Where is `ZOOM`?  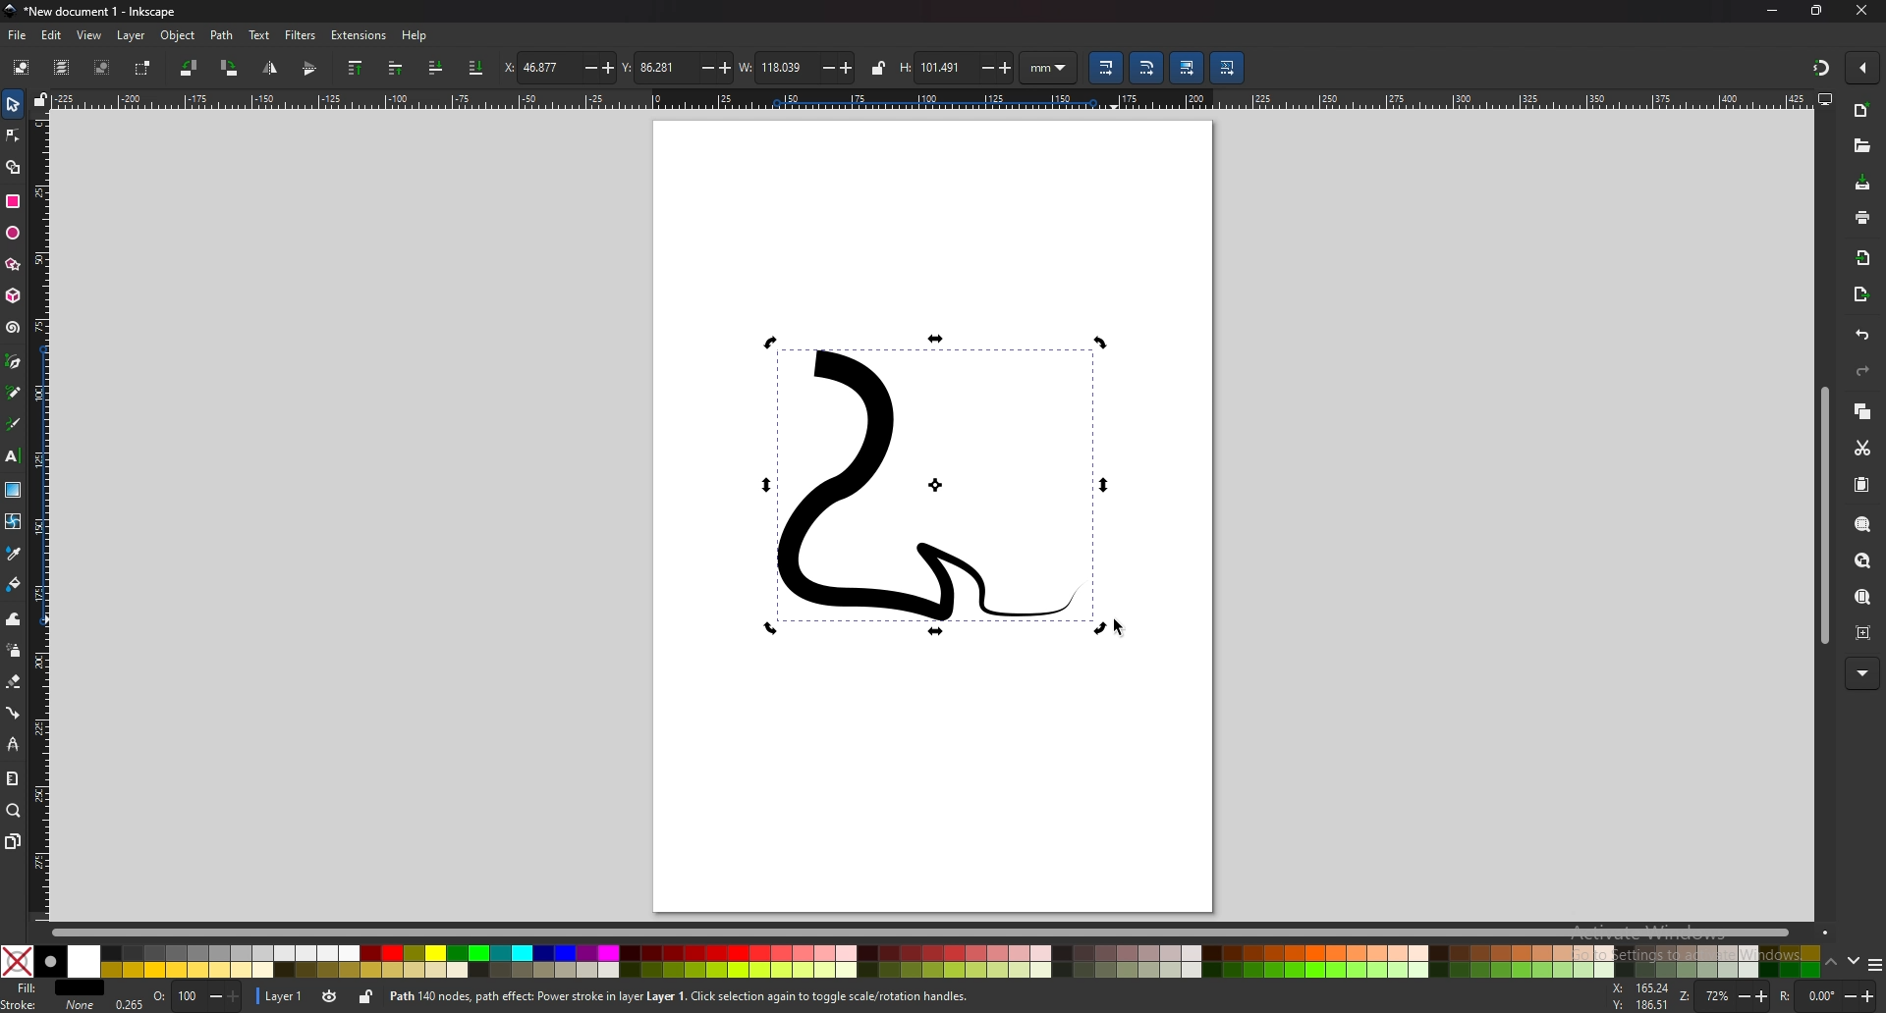
ZOOM is located at coordinates (1726, 995).